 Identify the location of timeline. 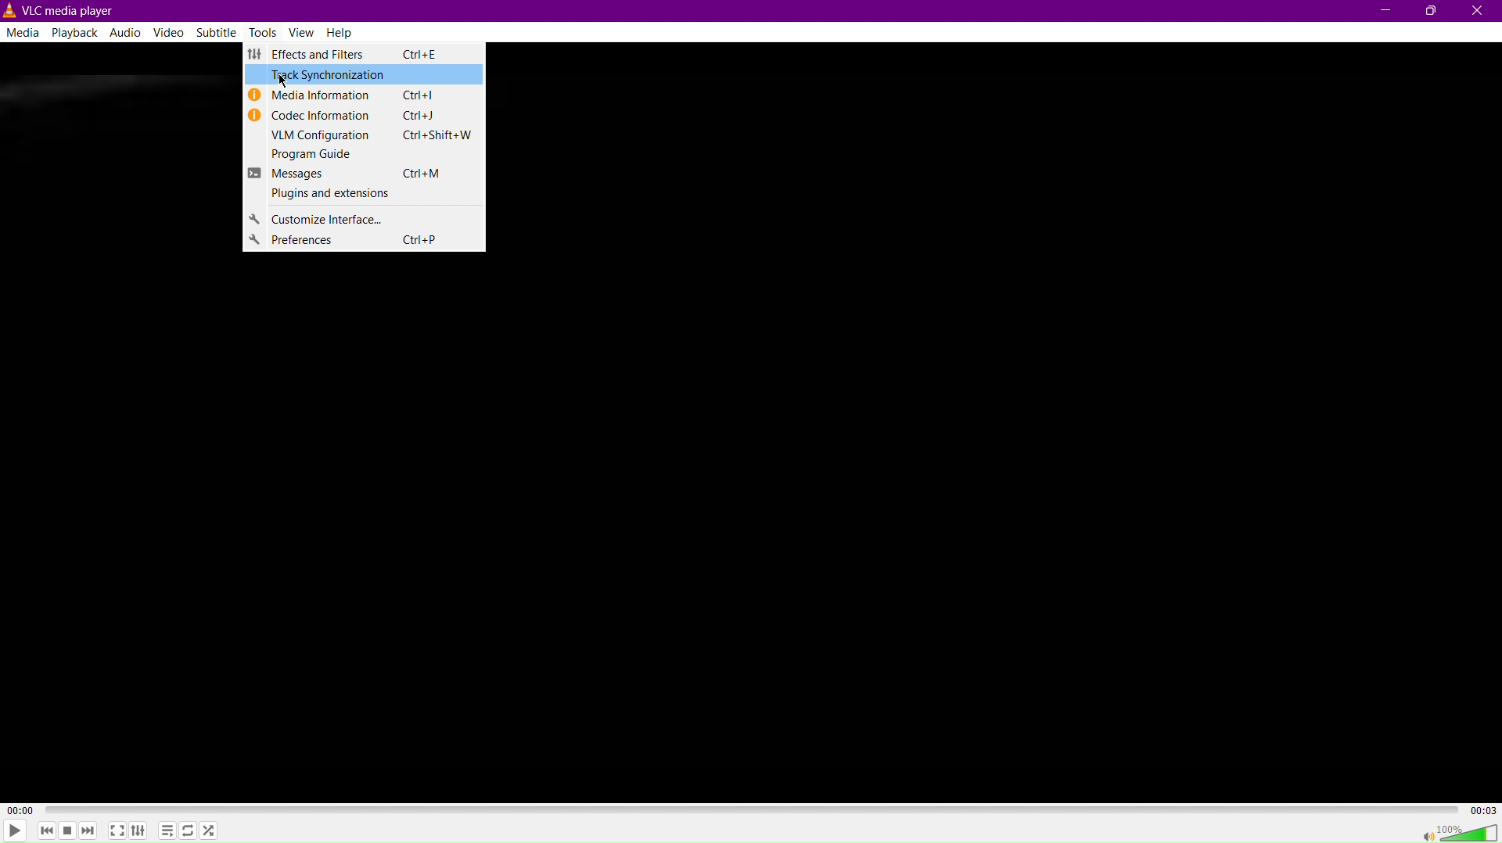
(752, 809).